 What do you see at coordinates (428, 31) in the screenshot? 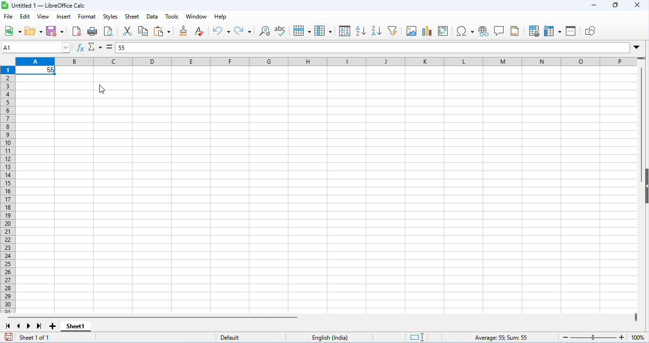
I see `insert chart` at bounding box center [428, 31].